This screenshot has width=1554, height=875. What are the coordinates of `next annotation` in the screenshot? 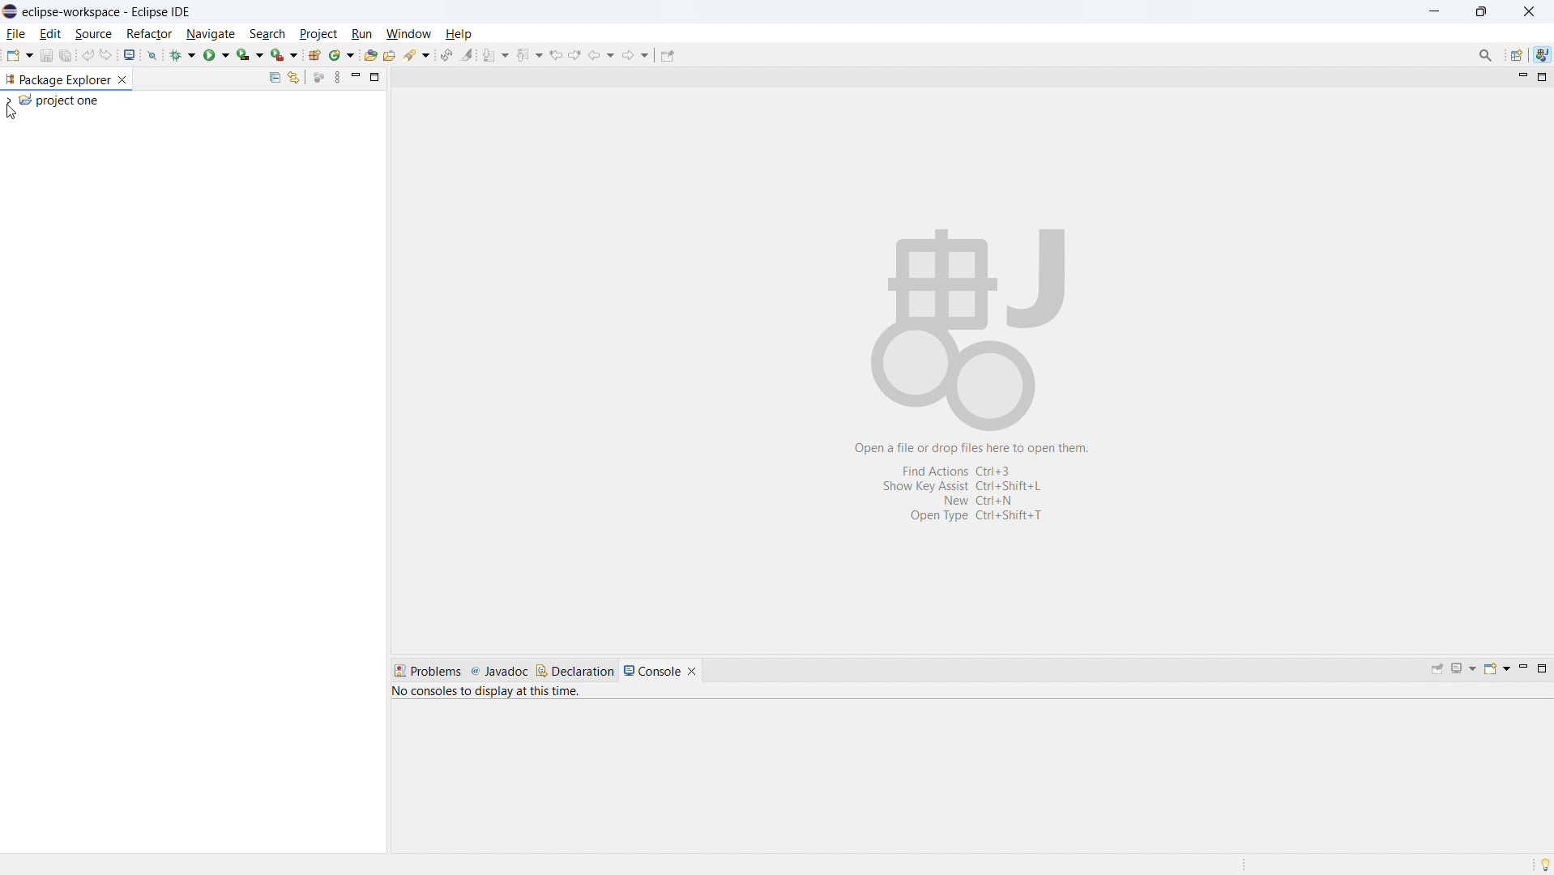 It's located at (496, 54).